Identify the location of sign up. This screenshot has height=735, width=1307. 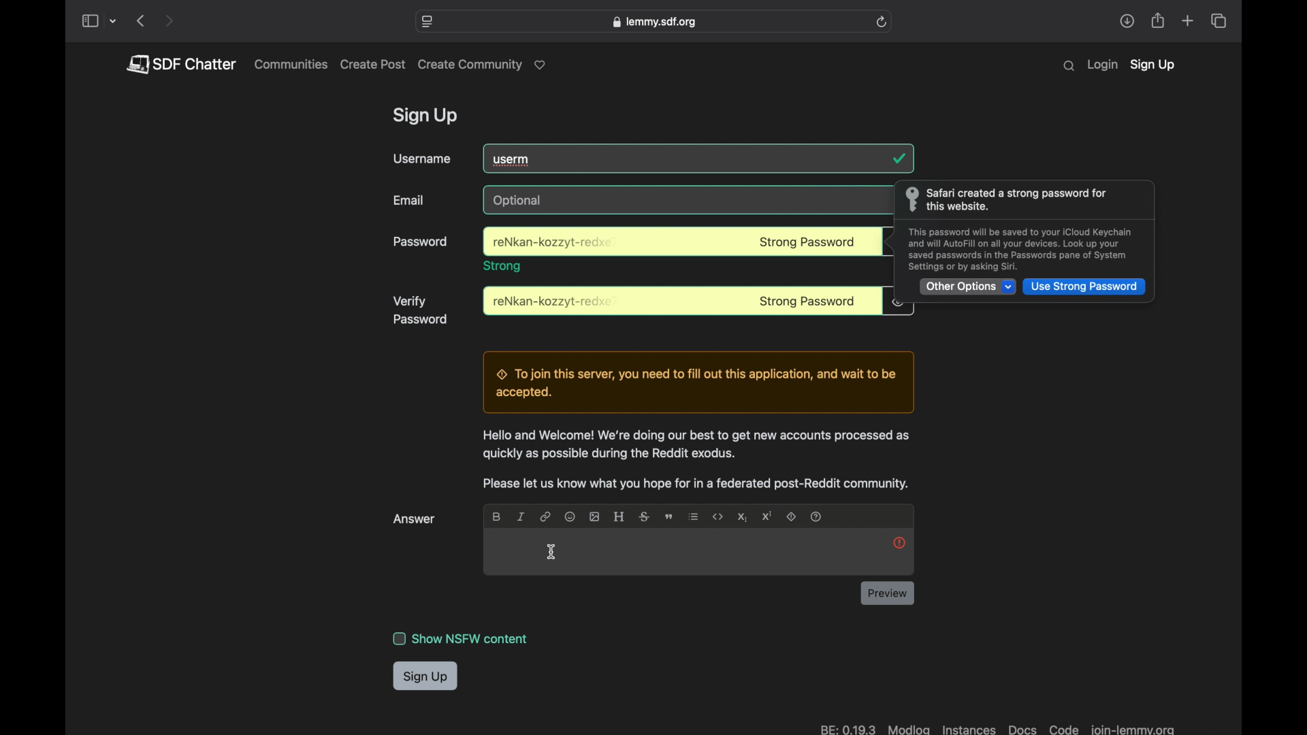
(427, 117).